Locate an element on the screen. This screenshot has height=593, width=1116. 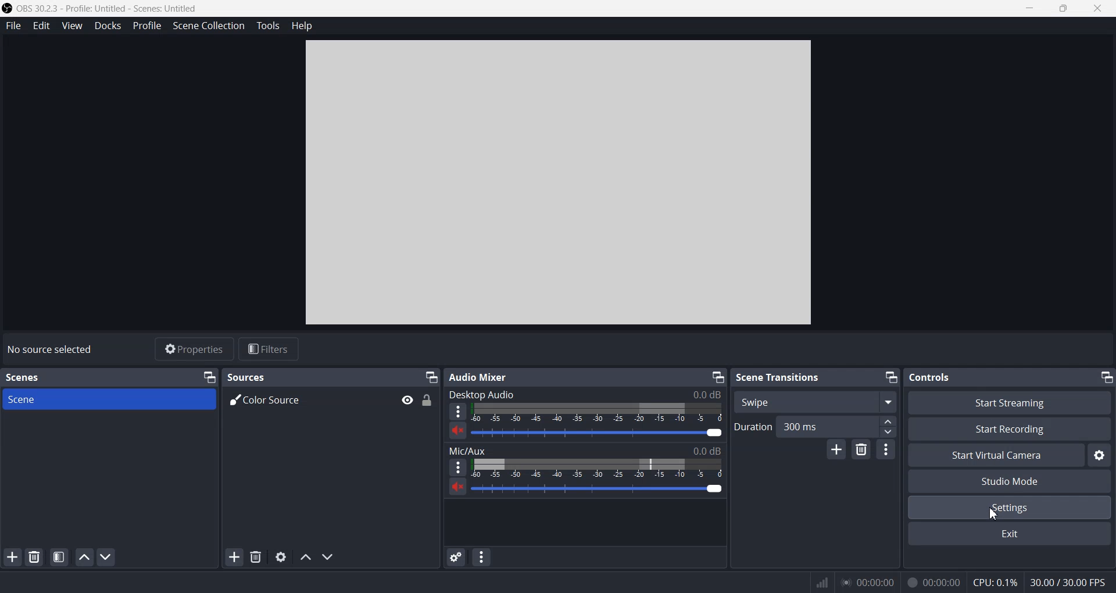
Minimize is located at coordinates (890, 377).